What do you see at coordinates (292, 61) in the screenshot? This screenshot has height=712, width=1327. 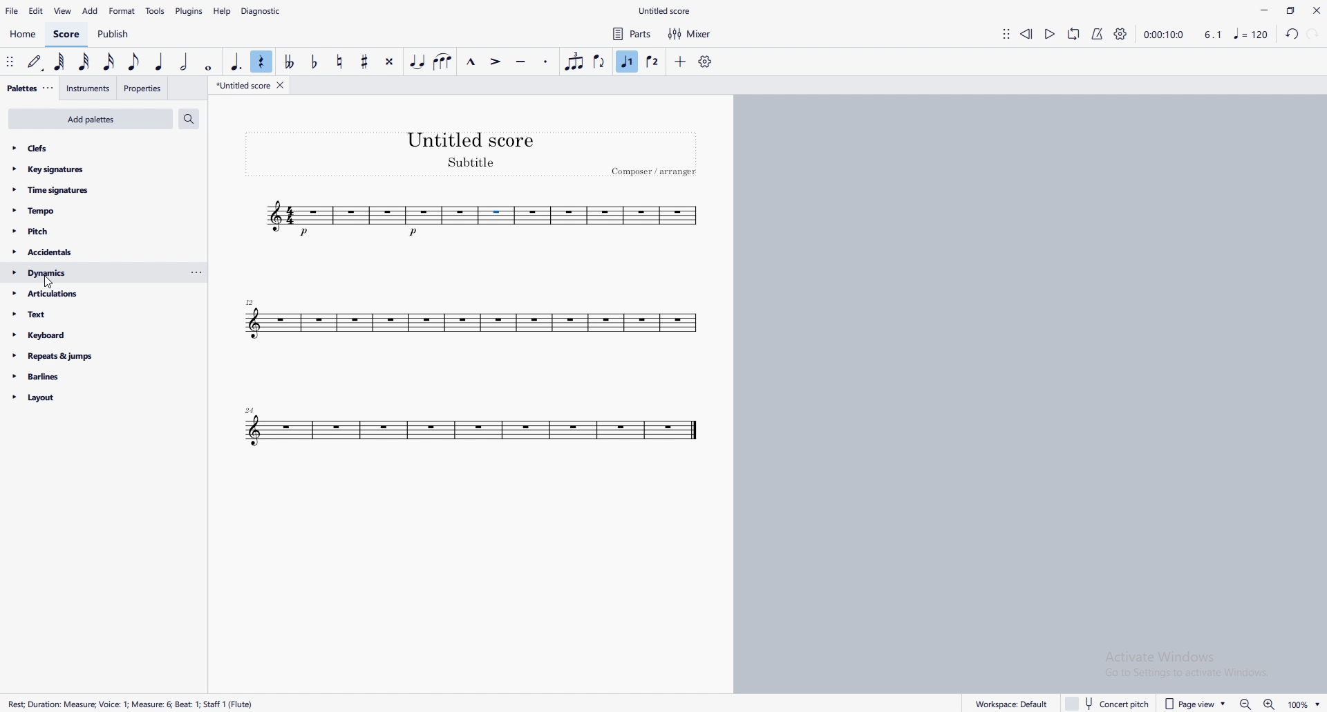 I see `toggle double flat` at bounding box center [292, 61].